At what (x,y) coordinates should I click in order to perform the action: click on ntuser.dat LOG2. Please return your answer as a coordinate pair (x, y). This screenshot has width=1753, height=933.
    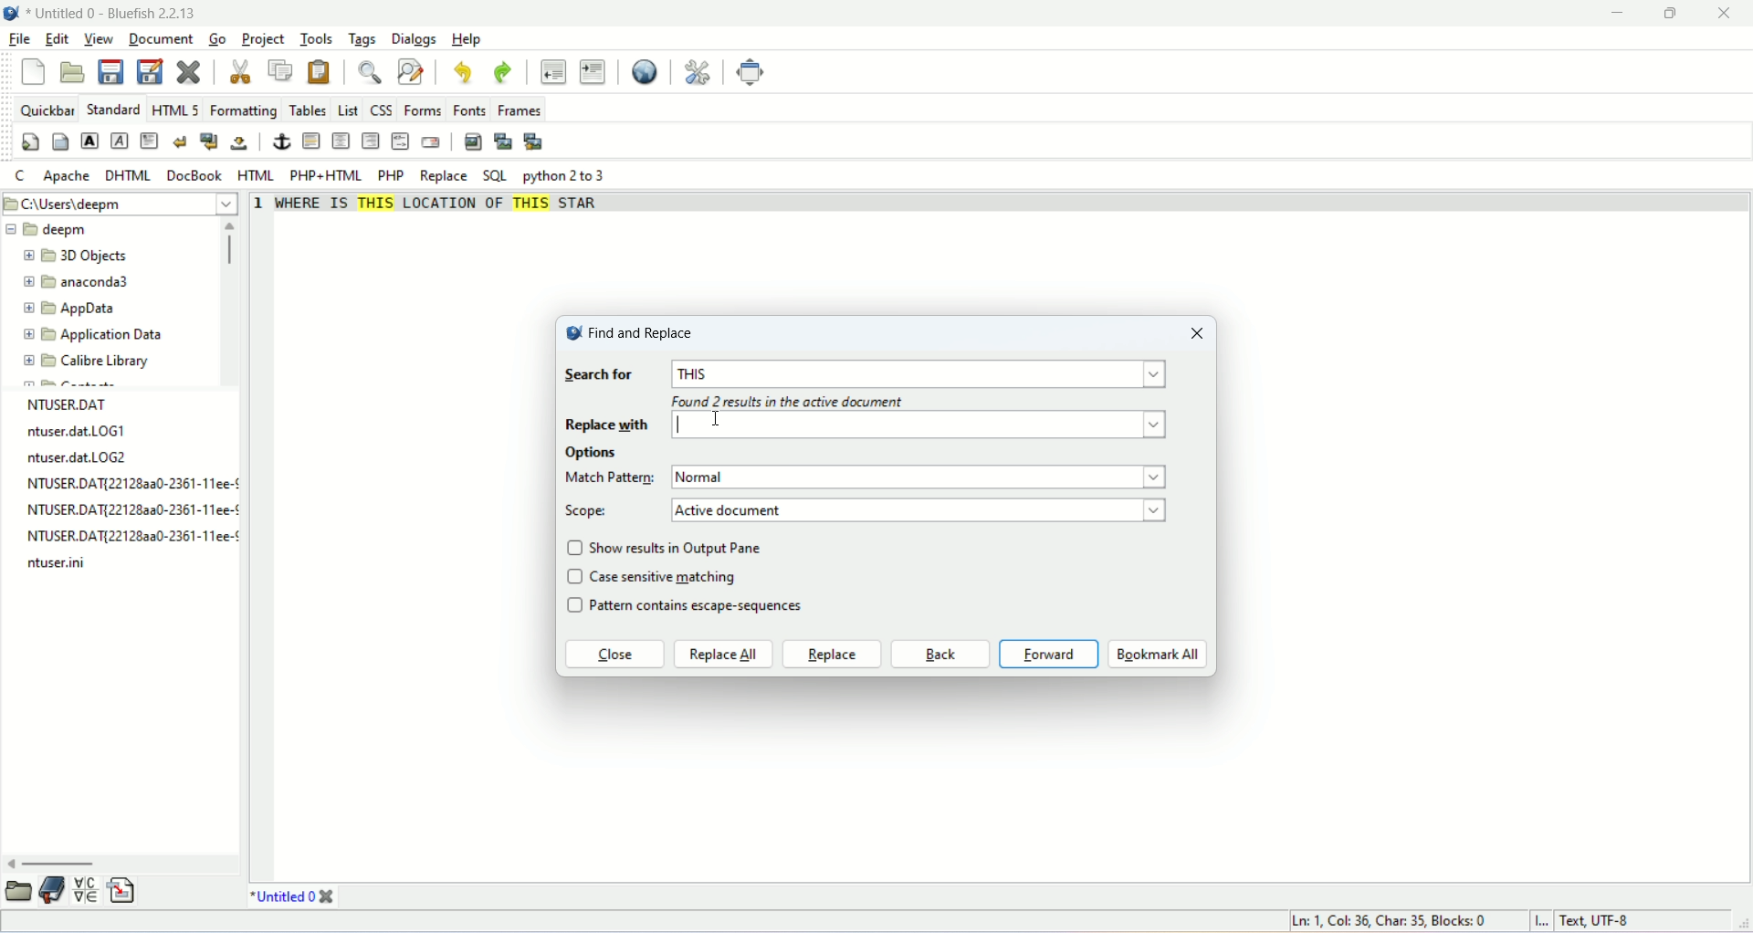
    Looking at the image, I should click on (79, 457).